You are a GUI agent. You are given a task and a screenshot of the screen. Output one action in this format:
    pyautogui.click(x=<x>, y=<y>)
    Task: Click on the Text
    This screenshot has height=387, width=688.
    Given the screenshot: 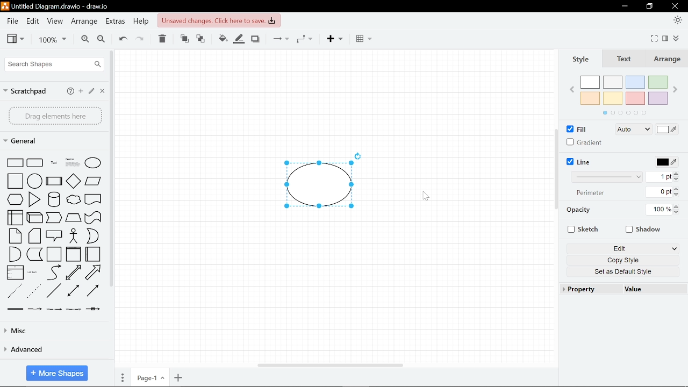 What is the action you would take?
    pyautogui.click(x=622, y=60)
    